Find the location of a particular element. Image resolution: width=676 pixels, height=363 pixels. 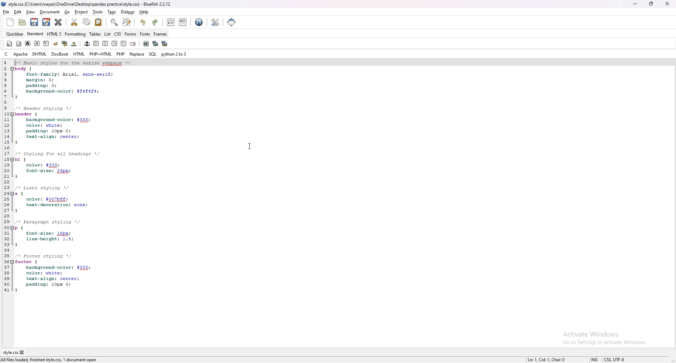

anchor is located at coordinates (87, 44).